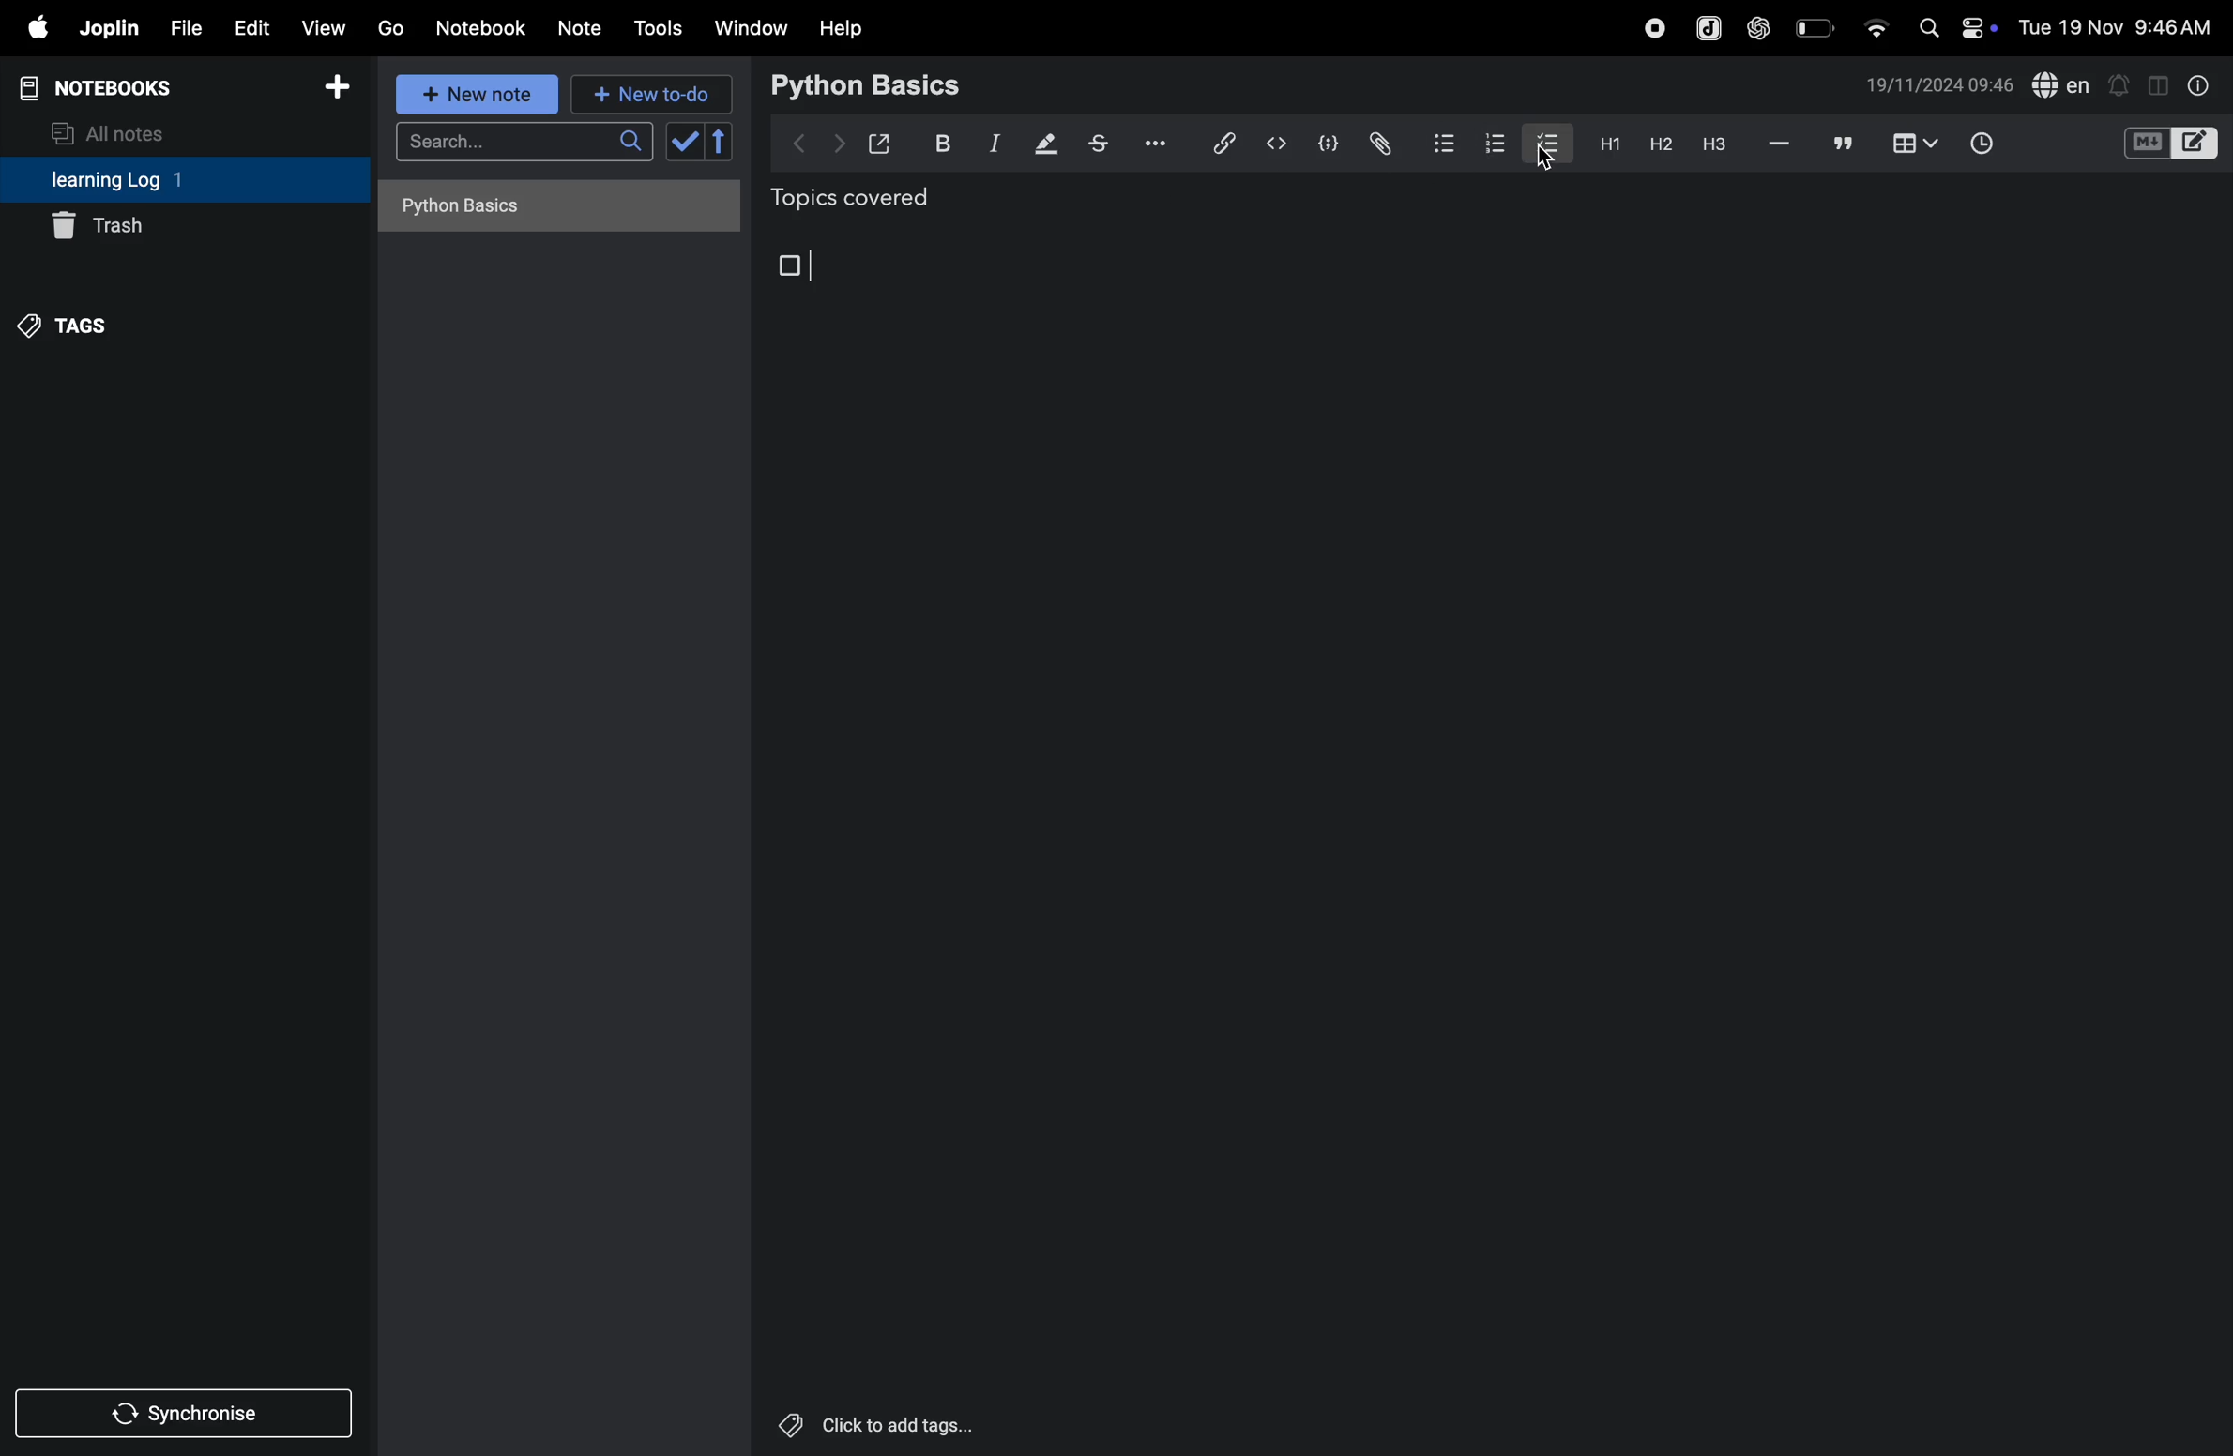  What do you see at coordinates (249, 27) in the screenshot?
I see `edit` at bounding box center [249, 27].